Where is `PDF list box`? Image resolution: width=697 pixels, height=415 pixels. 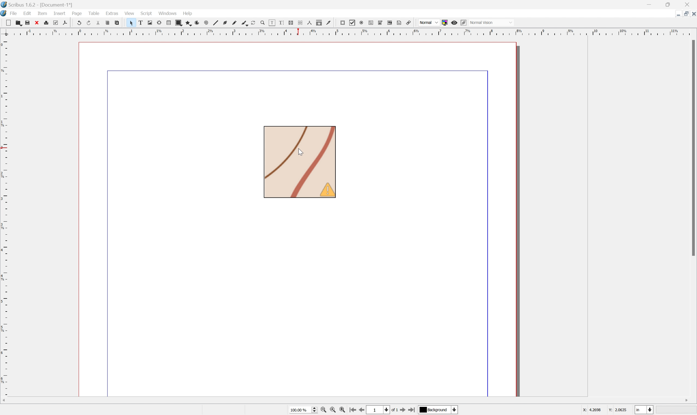
PDF list box is located at coordinates (391, 23).